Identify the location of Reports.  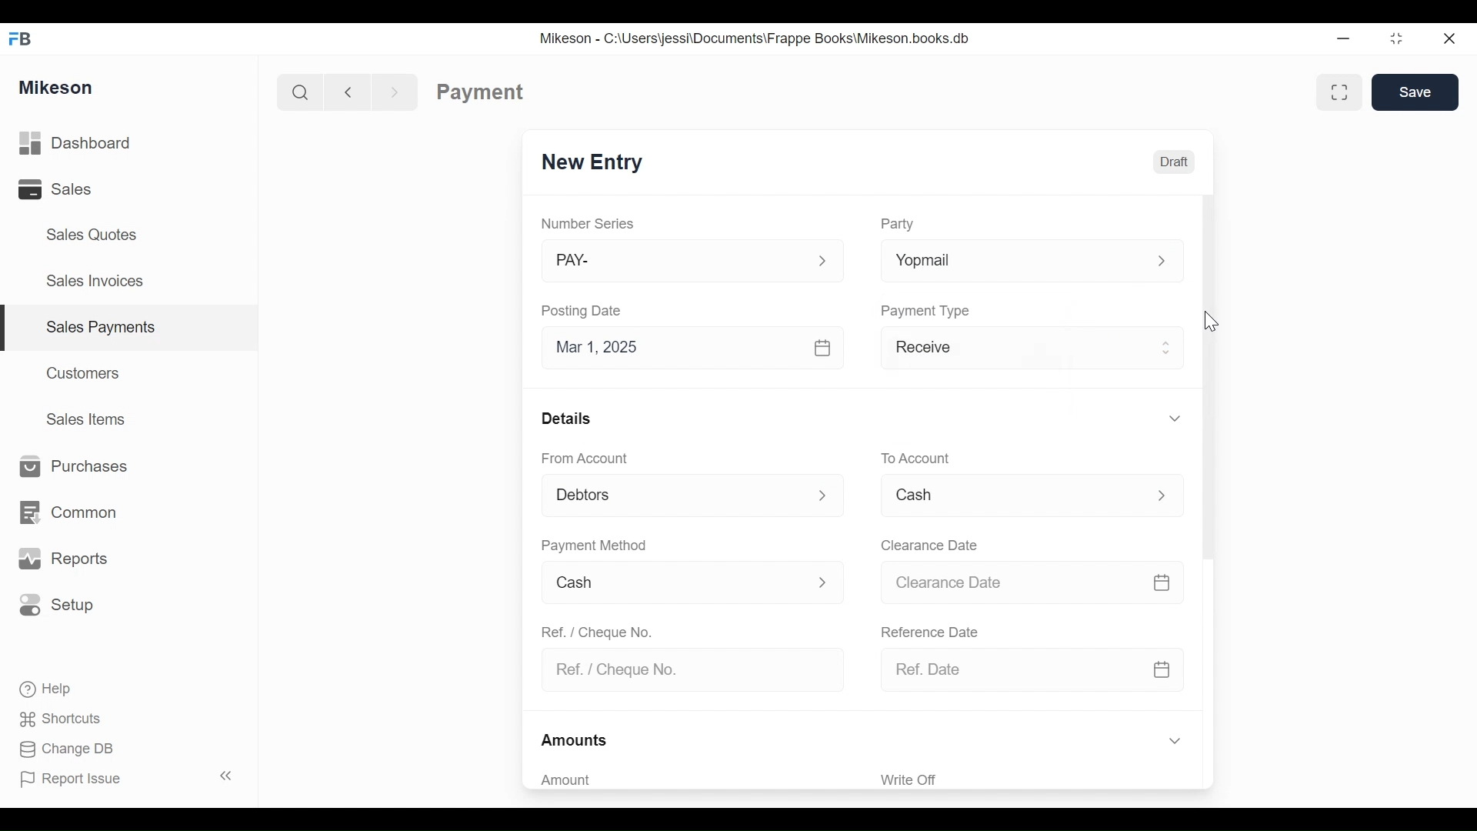
(66, 559).